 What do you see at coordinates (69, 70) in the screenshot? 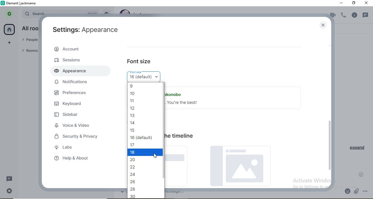
I see `appearance` at bounding box center [69, 70].